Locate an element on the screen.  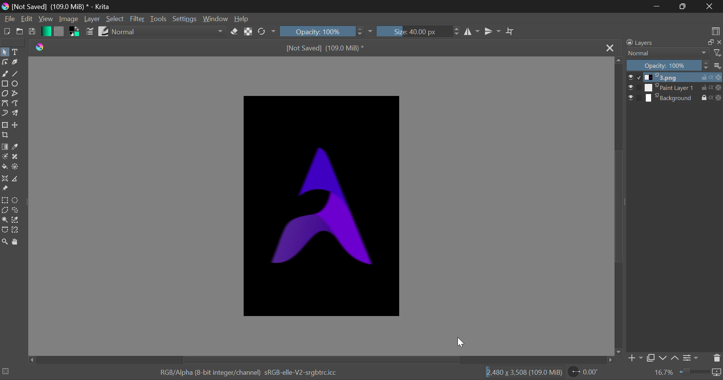
Similar Color Selection Tool is located at coordinates (18, 220).